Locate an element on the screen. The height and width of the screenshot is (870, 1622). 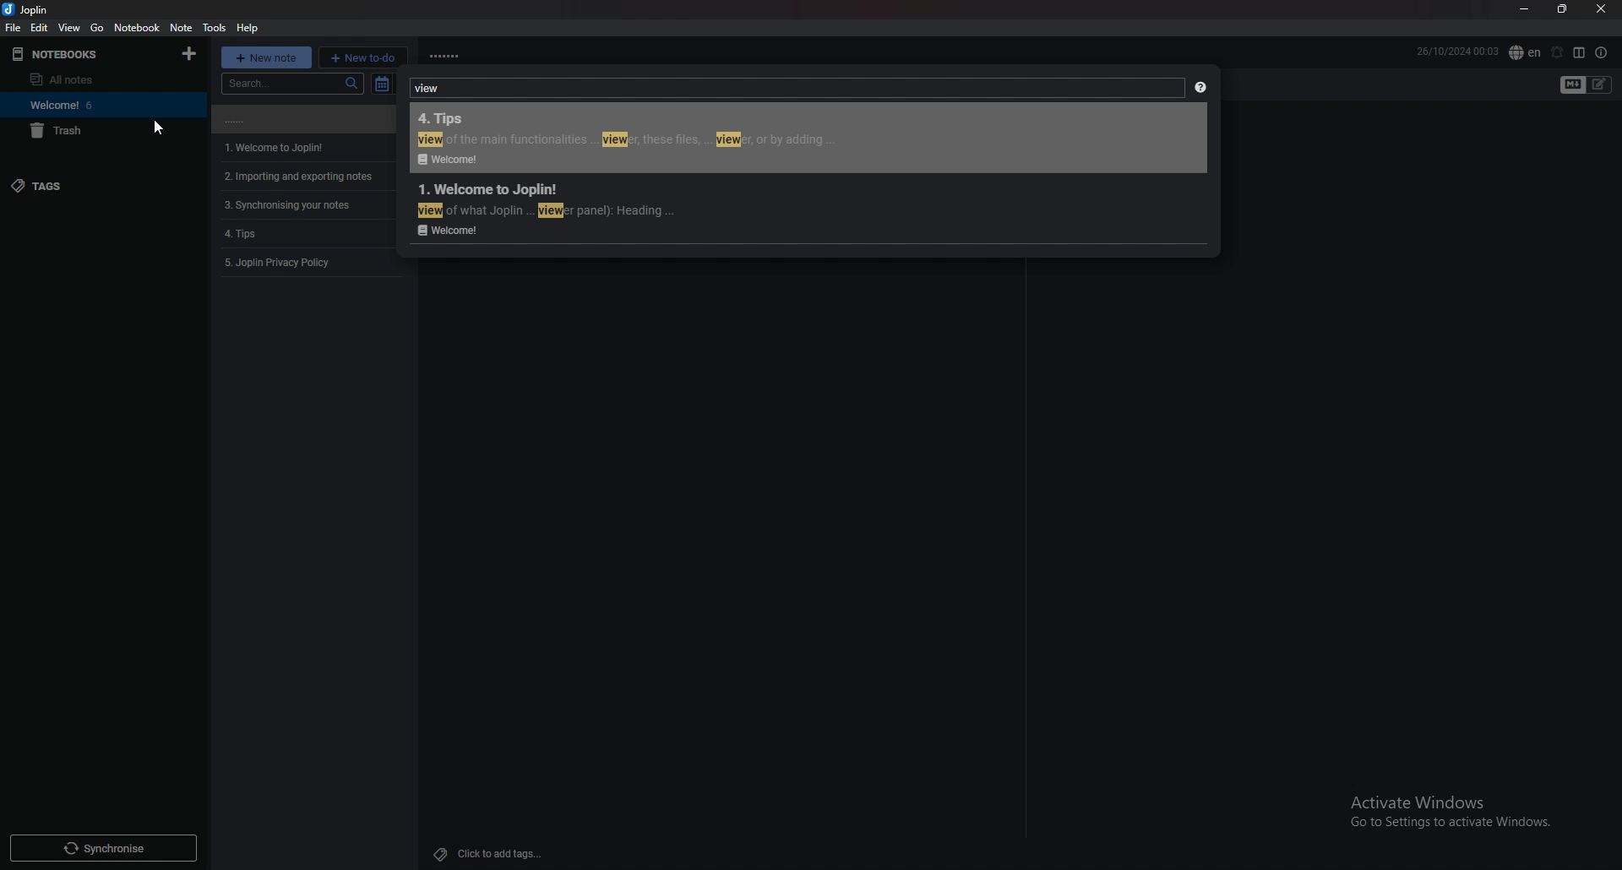
spell check is located at coordinates (1525, 52).